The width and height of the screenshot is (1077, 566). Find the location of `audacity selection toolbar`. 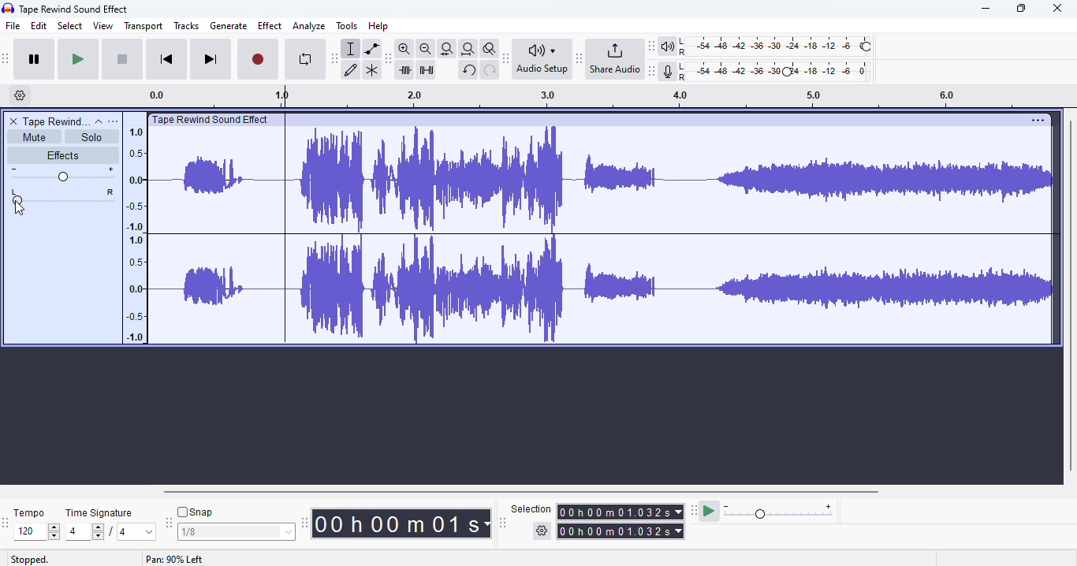

audacity selection toolbar is located at coordinates (502, 523).